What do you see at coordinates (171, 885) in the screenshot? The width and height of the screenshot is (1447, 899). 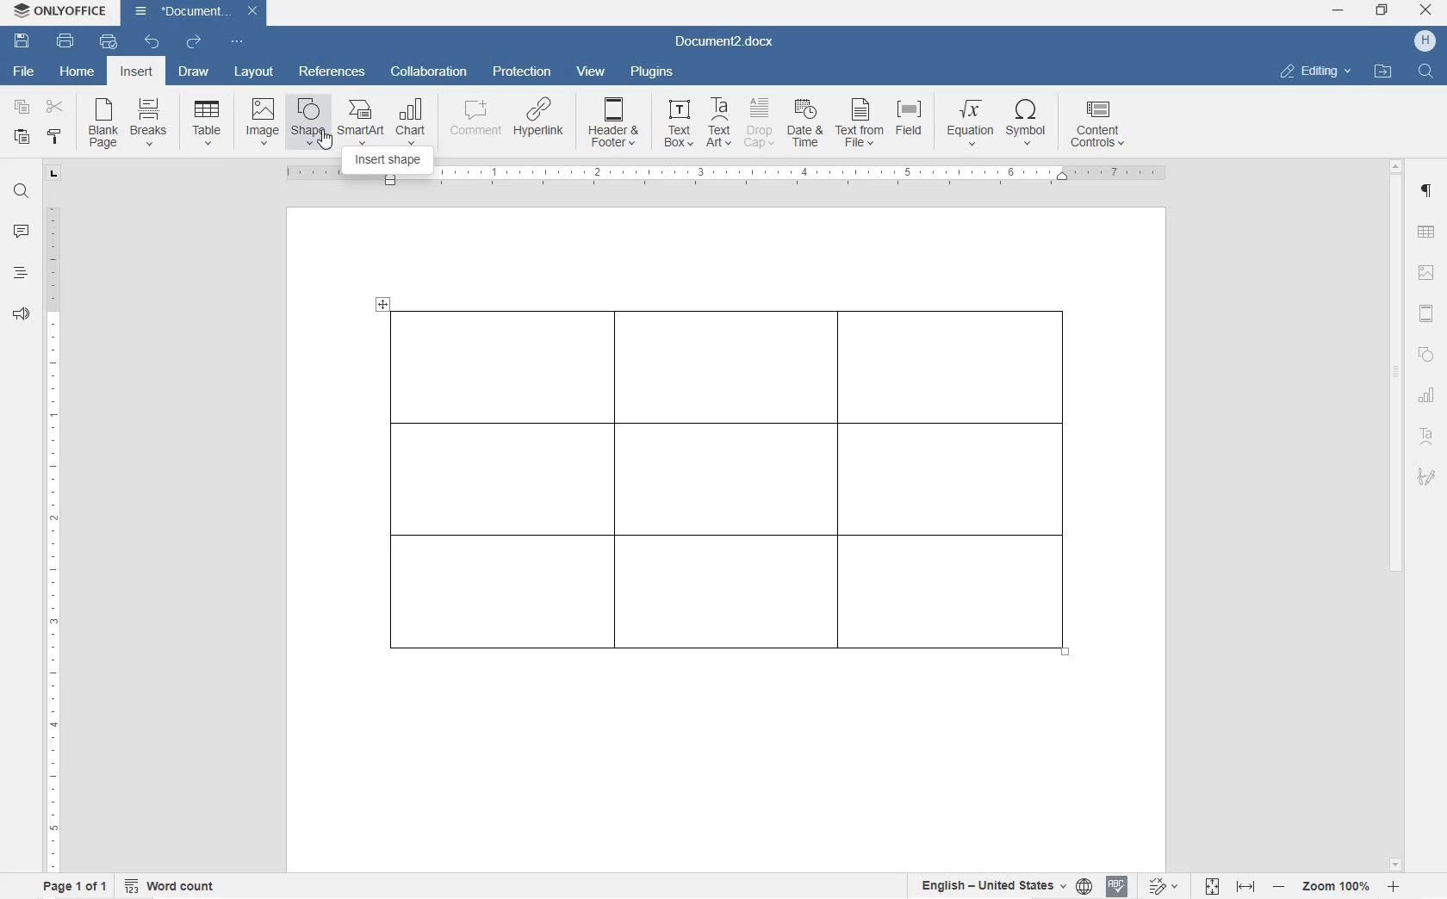 I see `word count` at bounding box center [171, 885].